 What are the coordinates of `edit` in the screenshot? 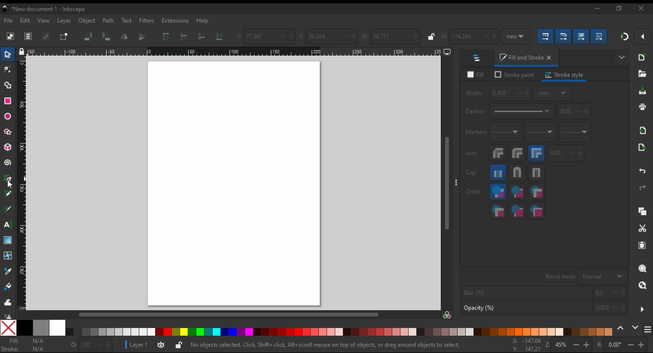 It's located at (26, 21).